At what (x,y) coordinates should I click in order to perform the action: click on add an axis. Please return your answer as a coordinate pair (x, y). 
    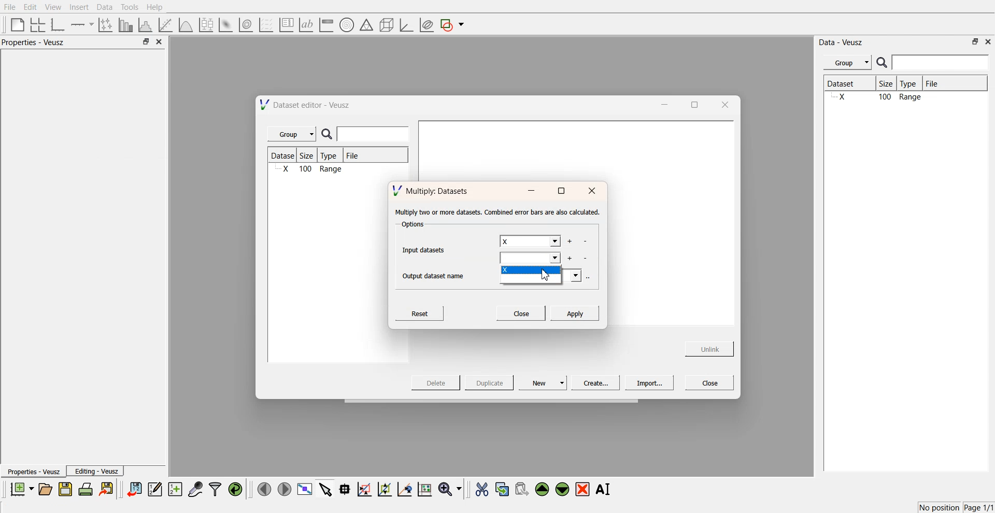
    Looking at the image, I should click on (83, 24).